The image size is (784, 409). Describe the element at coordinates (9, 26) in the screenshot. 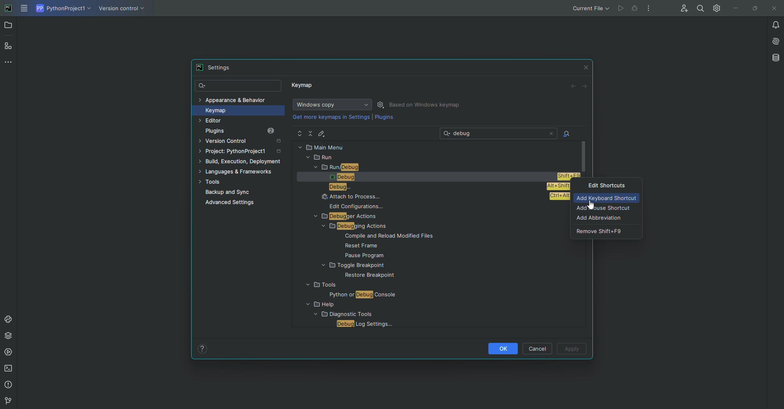

I see `Project` at that location.